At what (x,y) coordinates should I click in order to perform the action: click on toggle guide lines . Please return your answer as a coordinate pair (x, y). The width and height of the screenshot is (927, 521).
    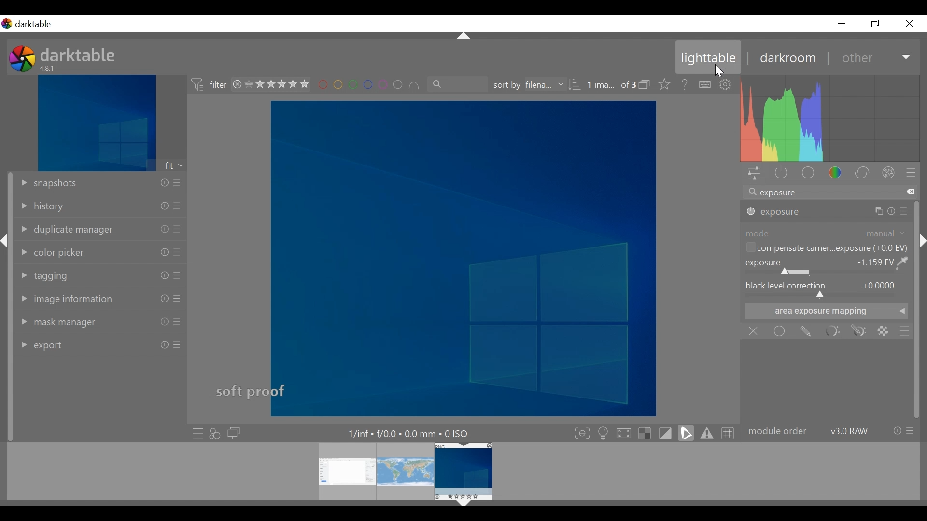
    Looking at the image, I should click on (729, 433).